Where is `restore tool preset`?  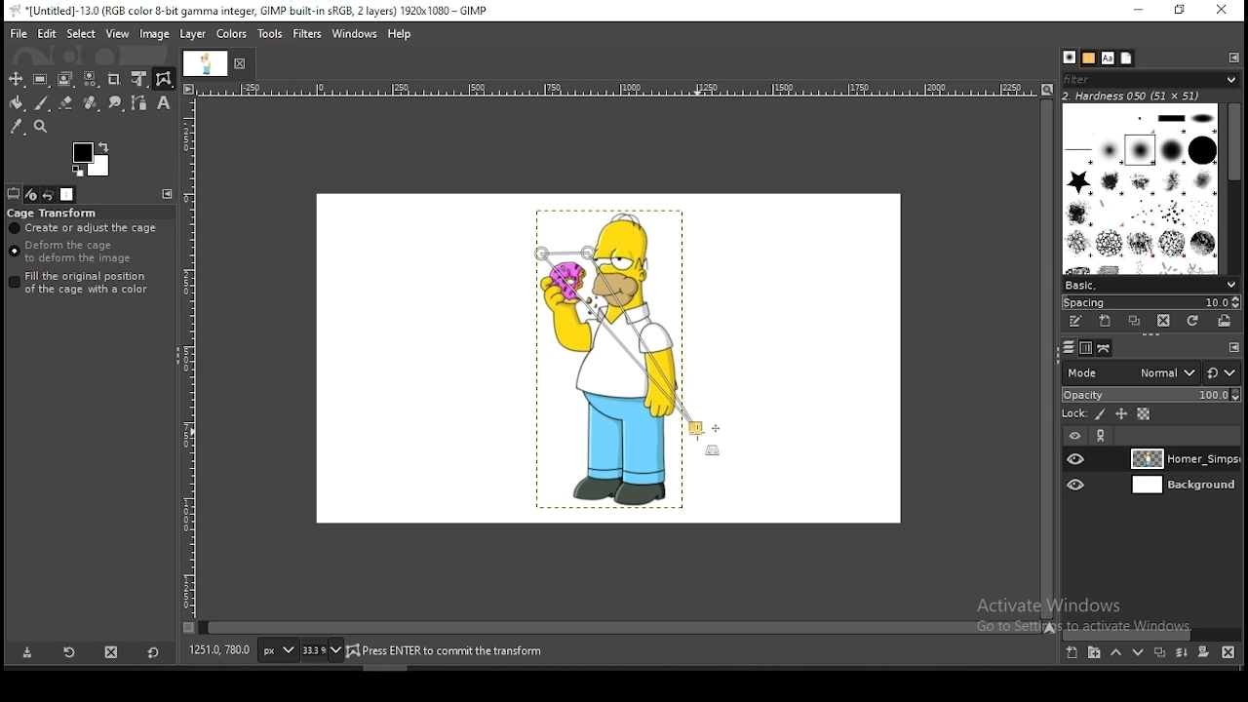 restore tool preset is located at coordinates (70, 653).